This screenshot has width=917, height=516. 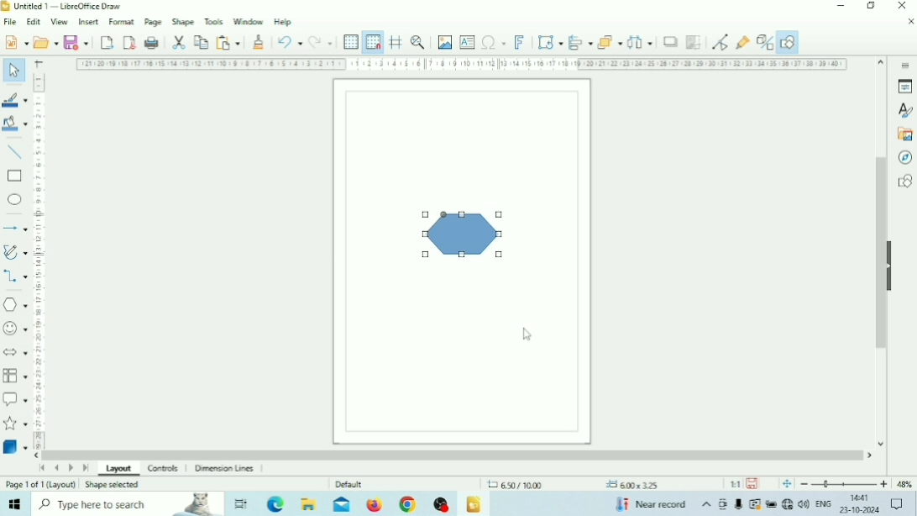 I want to click on Layout, so click(x=119, y=471).